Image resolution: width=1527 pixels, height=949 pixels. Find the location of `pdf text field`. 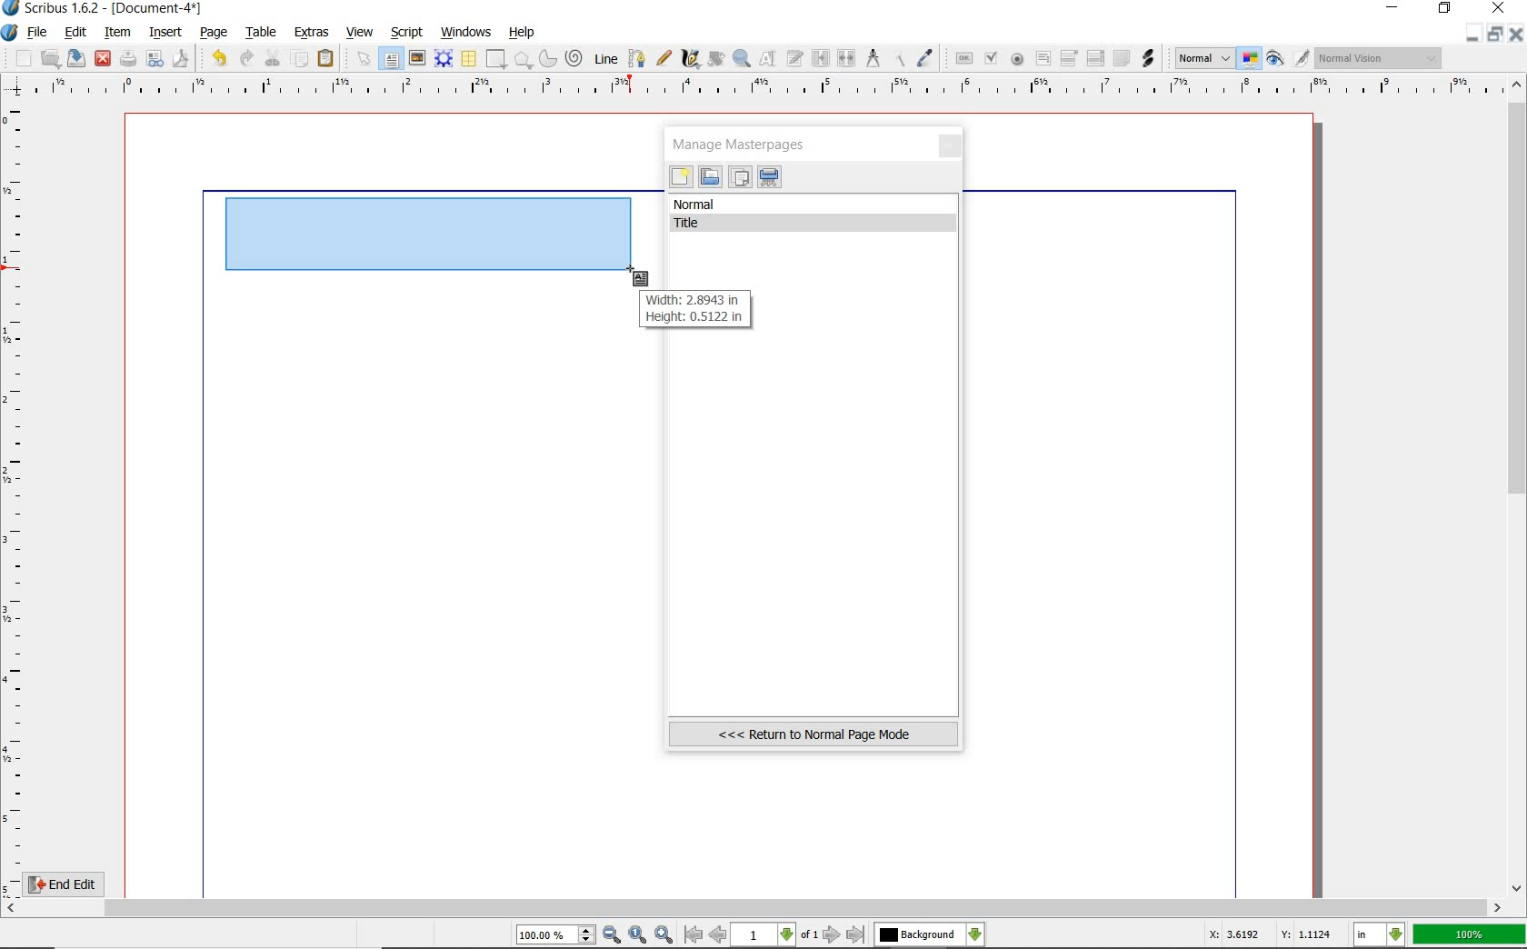

pdf text field is located at coordinates (1043, 59).